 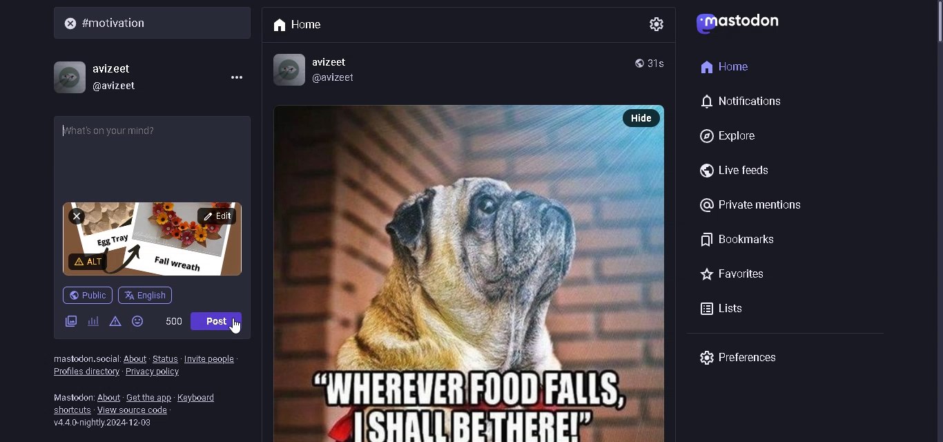 What do you see at coordinates (155, 145) in the screenshot?
I see `What's on your mind?` at bounding box center [155, 145].